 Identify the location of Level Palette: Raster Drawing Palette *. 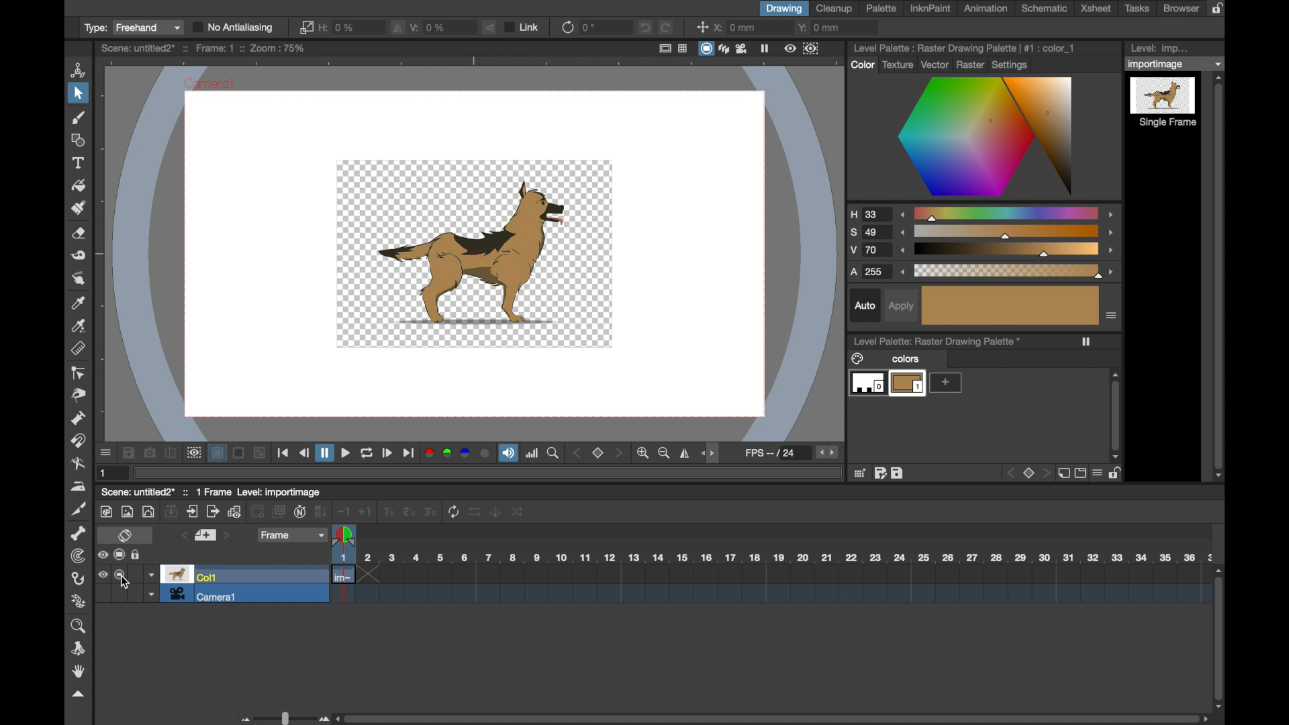
(937, 341).